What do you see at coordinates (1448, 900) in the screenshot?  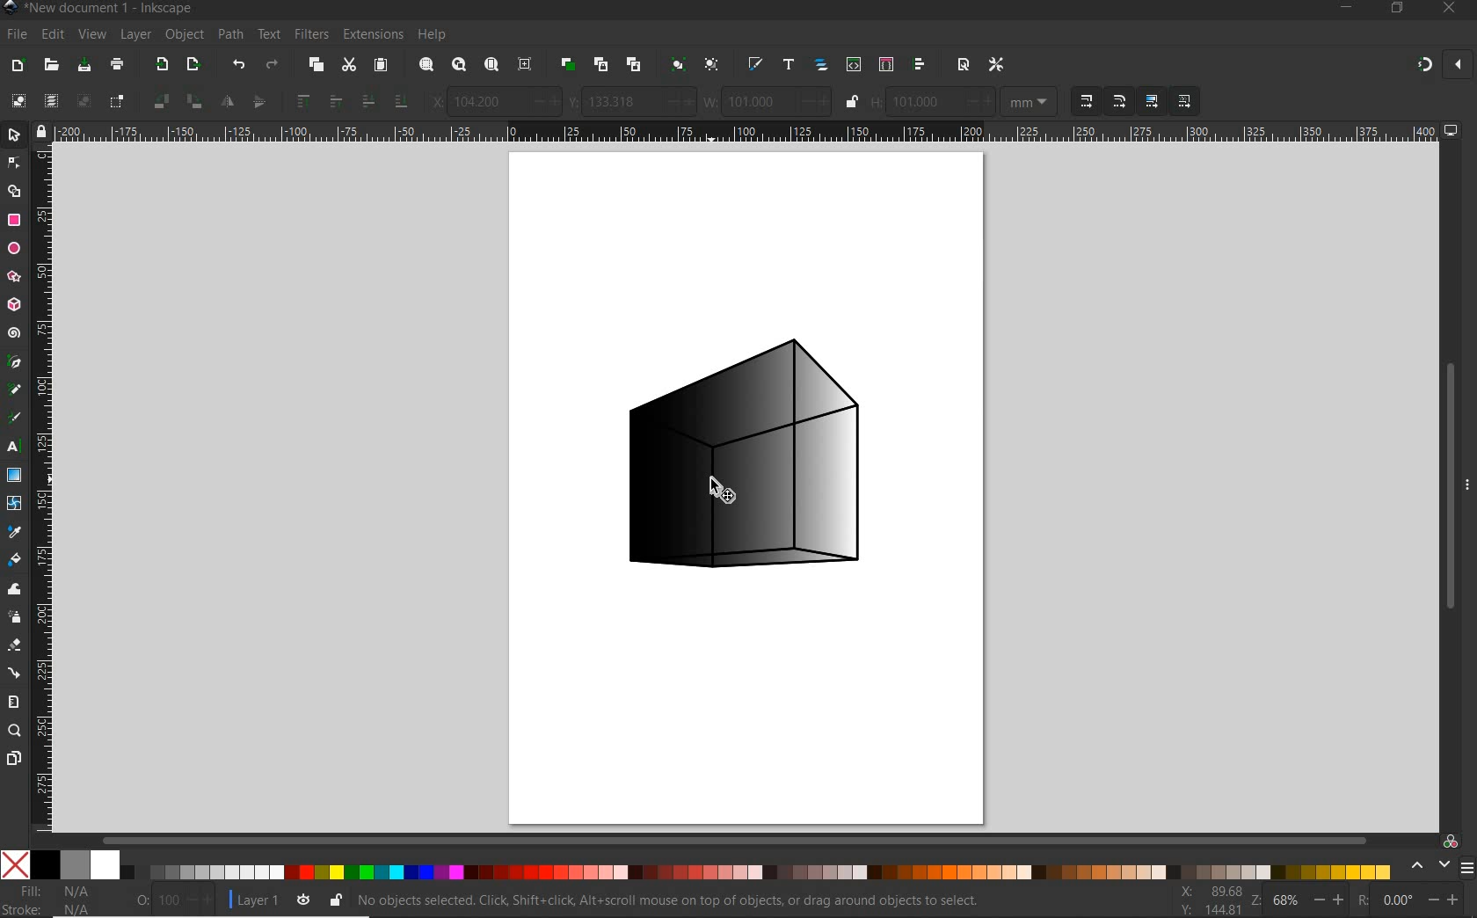 I see `increase/decrease` at bounding box center [1448, 900].